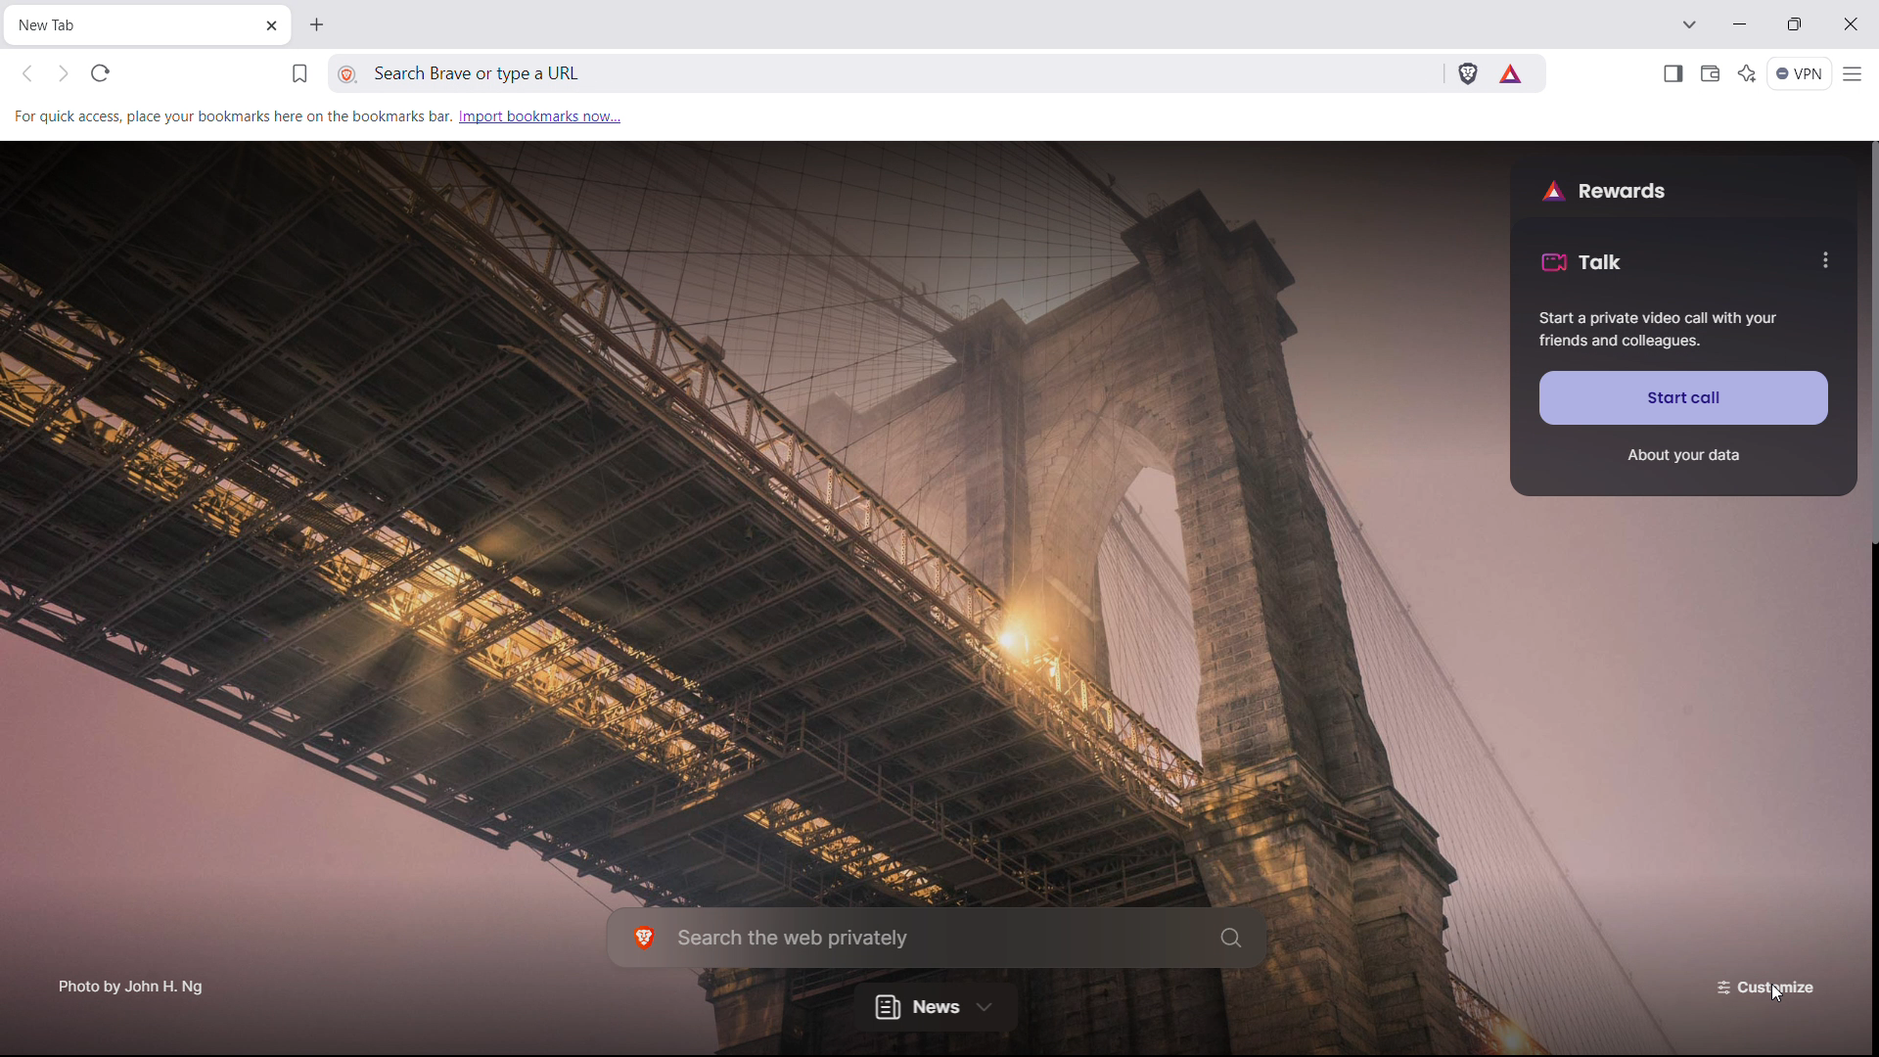 The width and height of the screenshot is (1879, 1057). What do you see at coordinates (61, 24) in the screenshot?
I see `tab title` at bounding box center [61, 24].